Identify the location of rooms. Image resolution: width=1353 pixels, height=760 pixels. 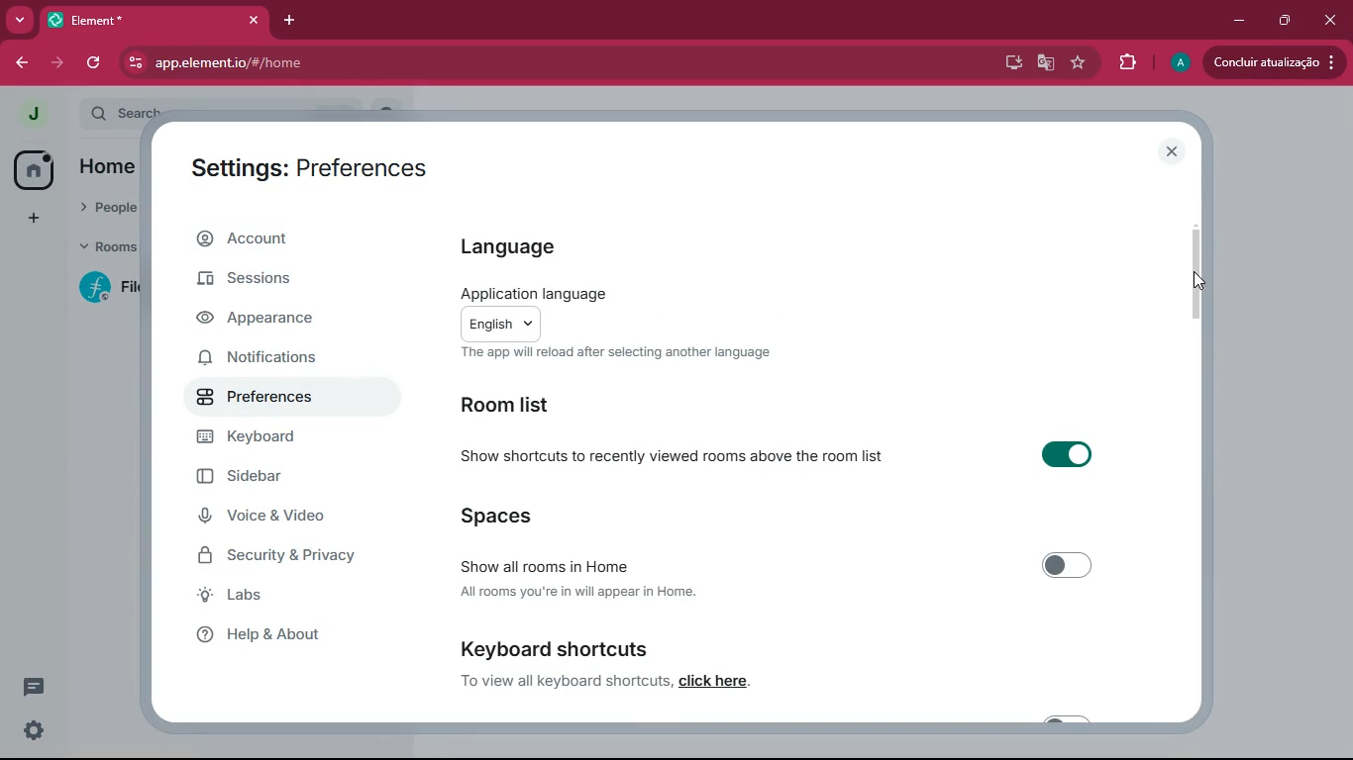
(101, 248).